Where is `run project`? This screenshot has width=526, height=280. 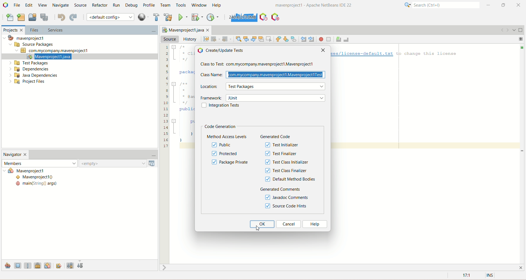 run project is located at coordinates (183, 17).